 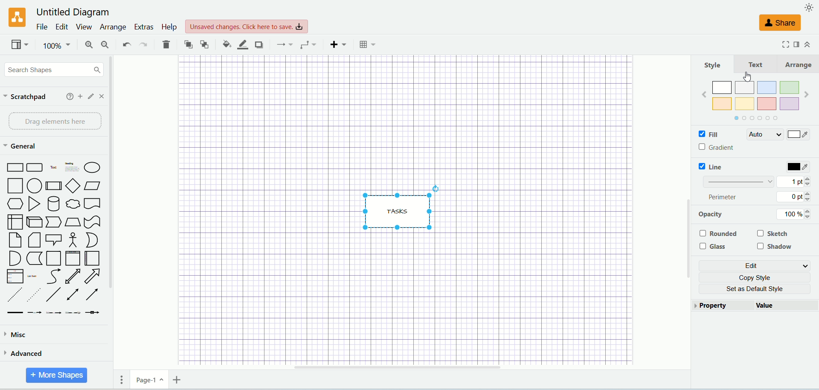 What do you see at coordinates (306, 44) in the screenshot?
I see `waypoint` at bounding box center [306, 44].